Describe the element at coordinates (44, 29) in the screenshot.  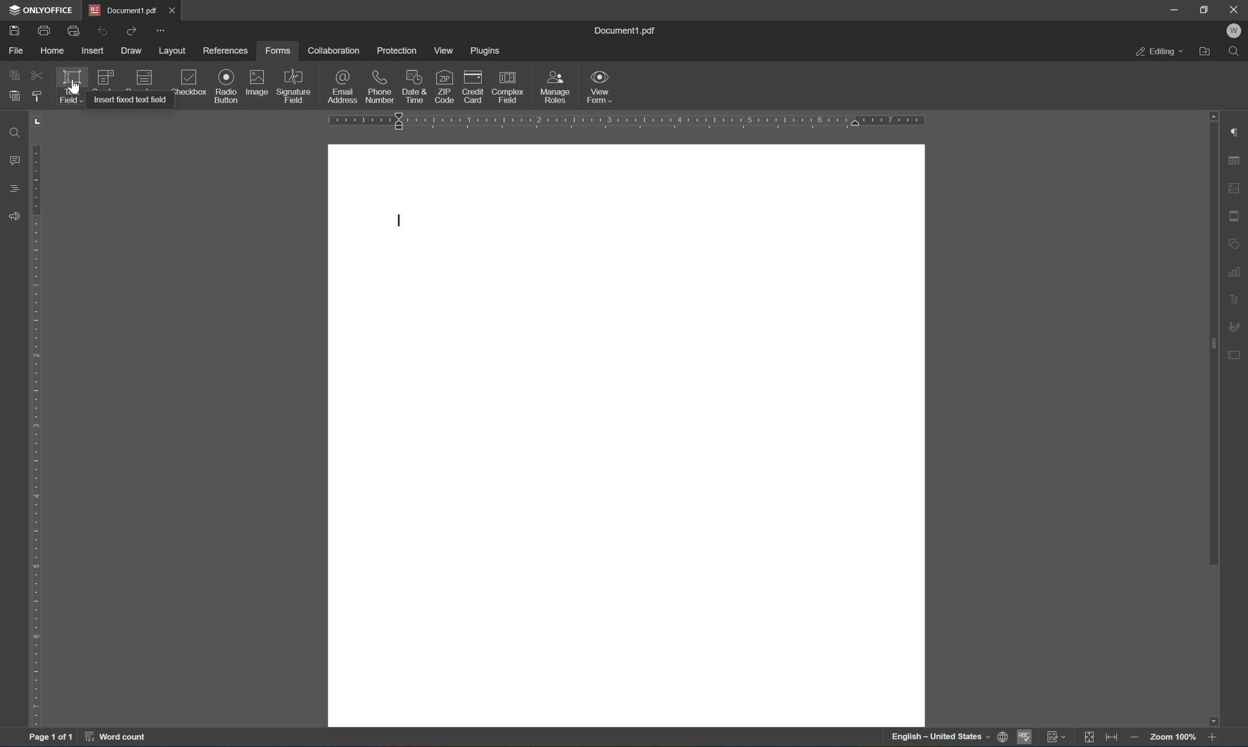
I see `print` at that location.